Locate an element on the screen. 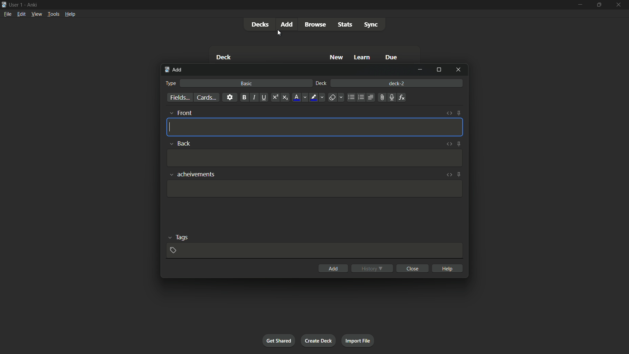 This screenshot has width=629, height=354. toggle html editor is located at coordinates (449, 175).